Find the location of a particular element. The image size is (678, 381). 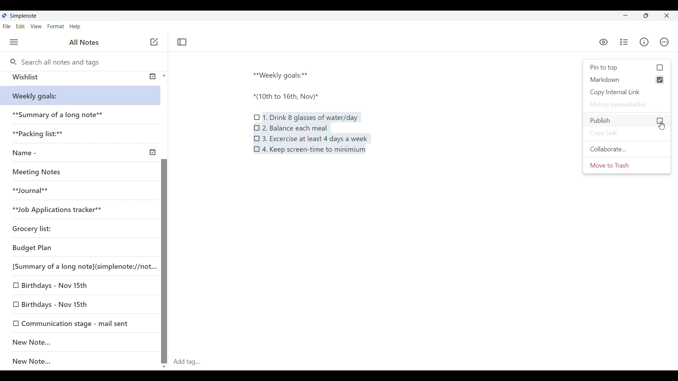

Communication stage - mail sent is located at coordinates (80, 323).